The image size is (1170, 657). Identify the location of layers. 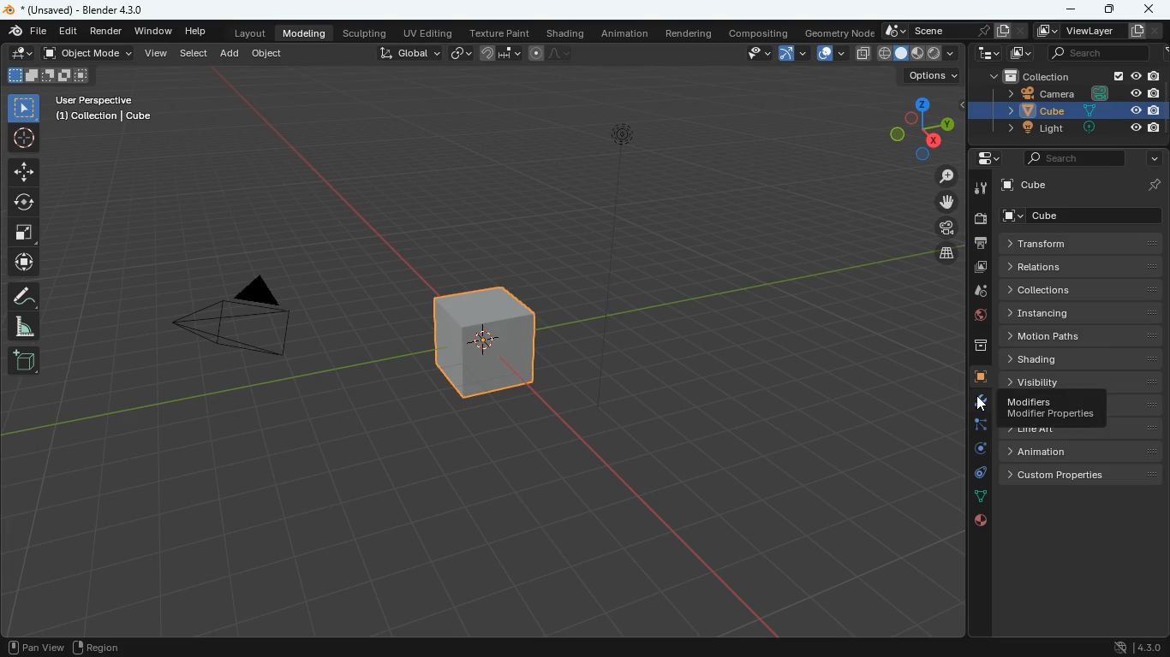
(947, 252).